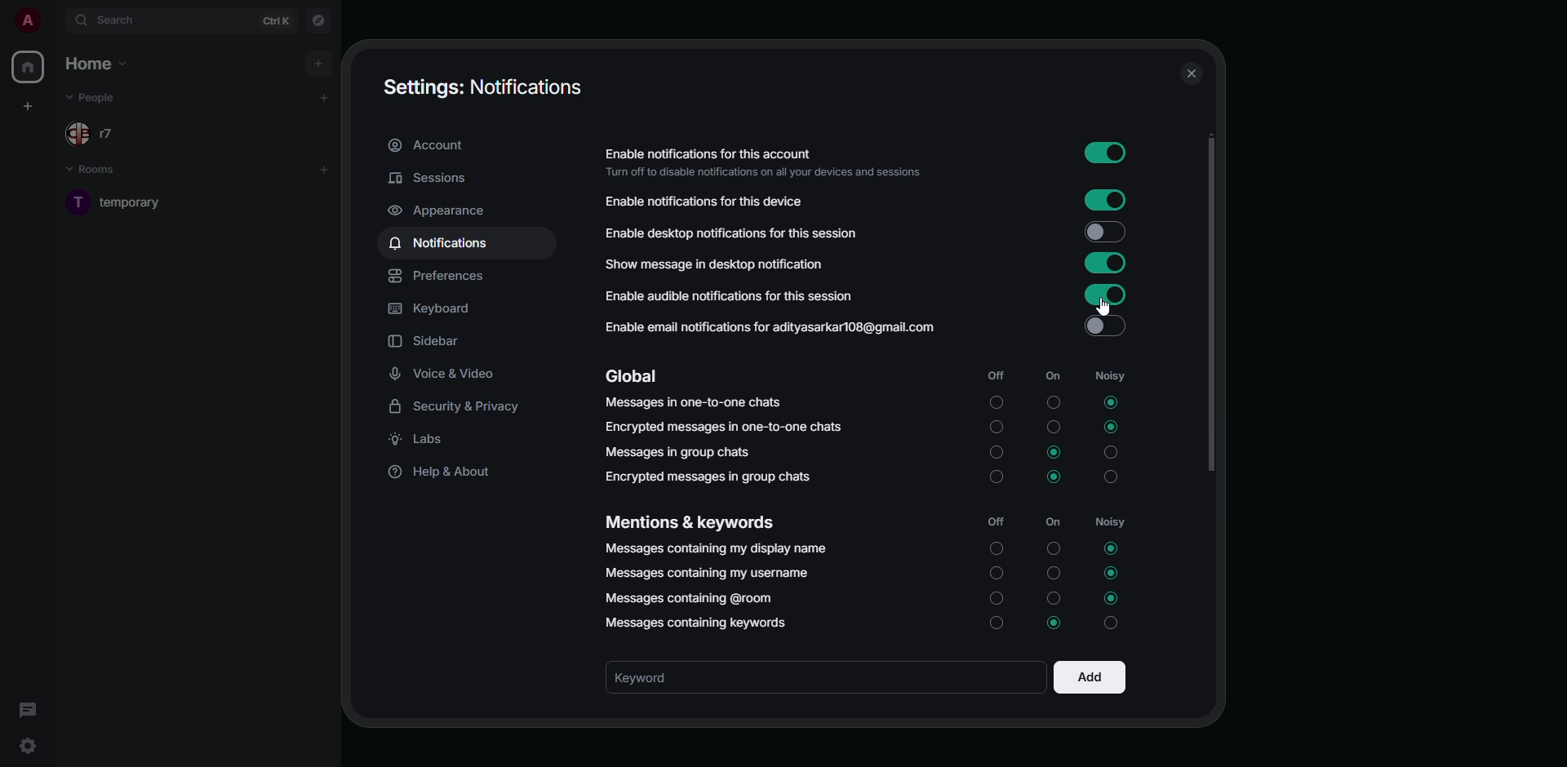 The height and width of the screenshot is (767, 1567). What do you see at coordinates (995, 428) in the screenshot?
I see `off` at bounding box center [995, 428].